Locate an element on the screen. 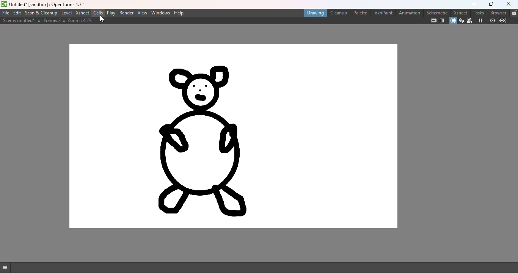 The height and width of the screenshot is (273, 518). Scan & Cleanup is located at coordinates (42, 13).